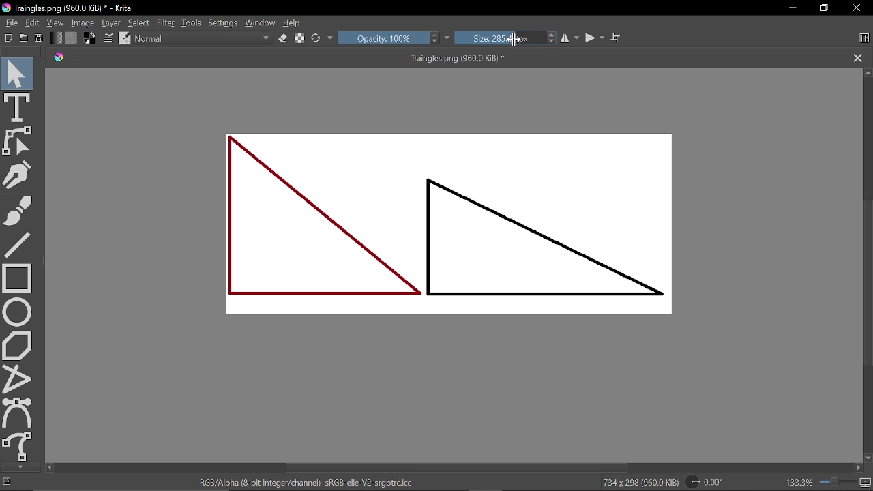 The image size is (873, 491). I want to click on File, so click(10, 23).